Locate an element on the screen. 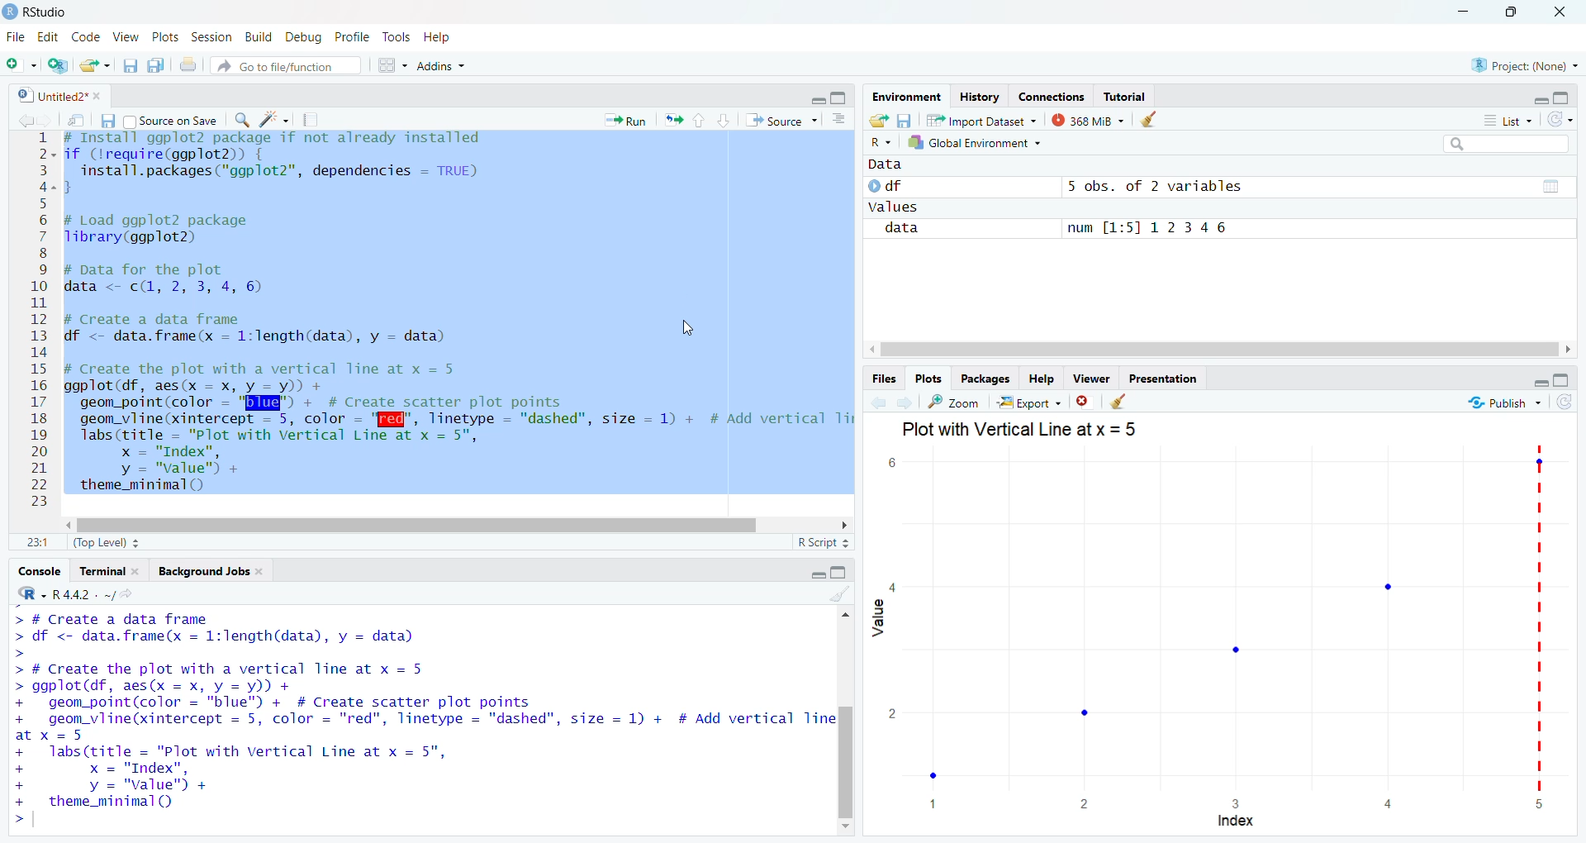 The height and width of the screenshot is (843, 1586). options is located at coordinates (838, 121).